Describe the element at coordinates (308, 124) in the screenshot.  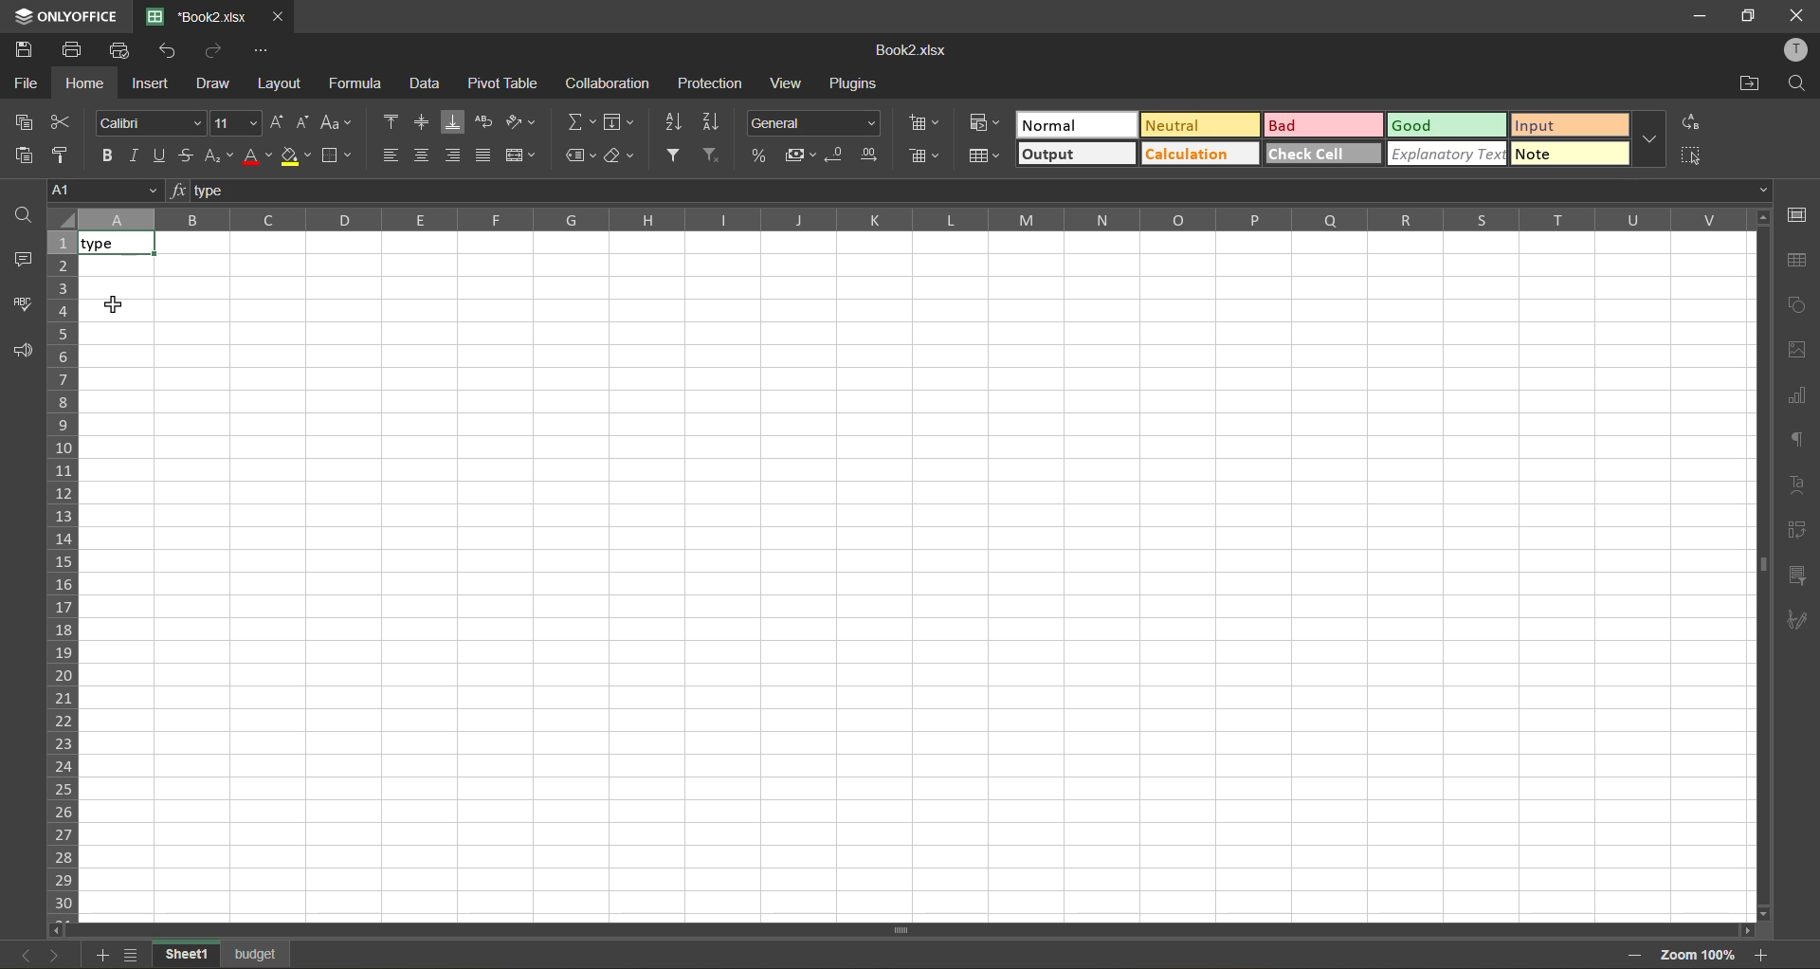
I see `decrement size` at that location.